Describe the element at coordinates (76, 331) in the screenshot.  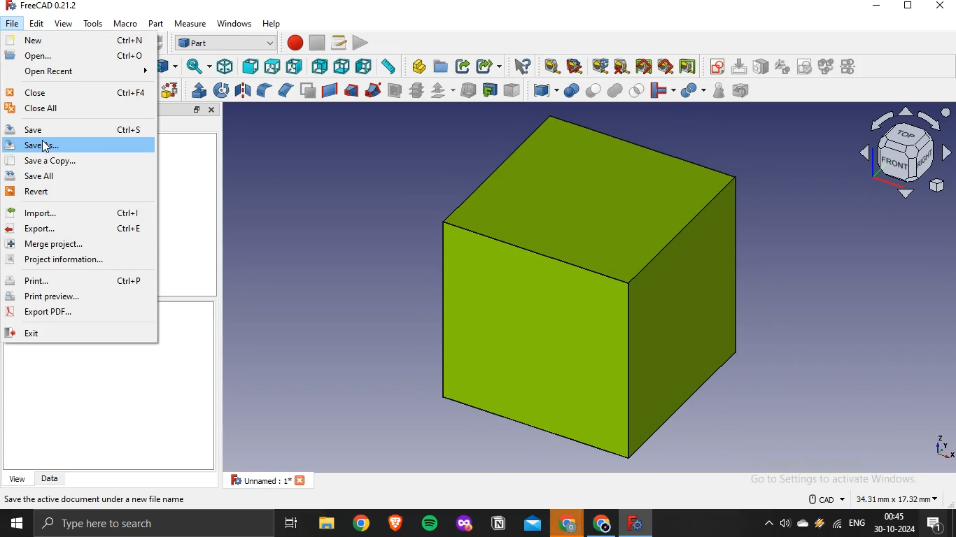
I see `exit` at that location.